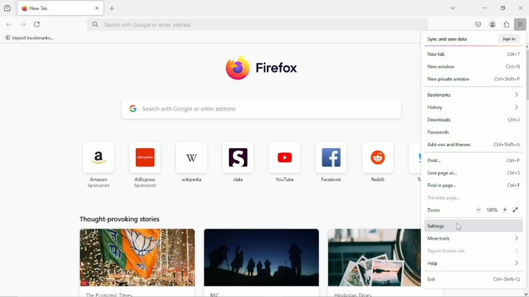 This screenshot has height=297, width=529. I want to click on amazon, so click(97, 154).